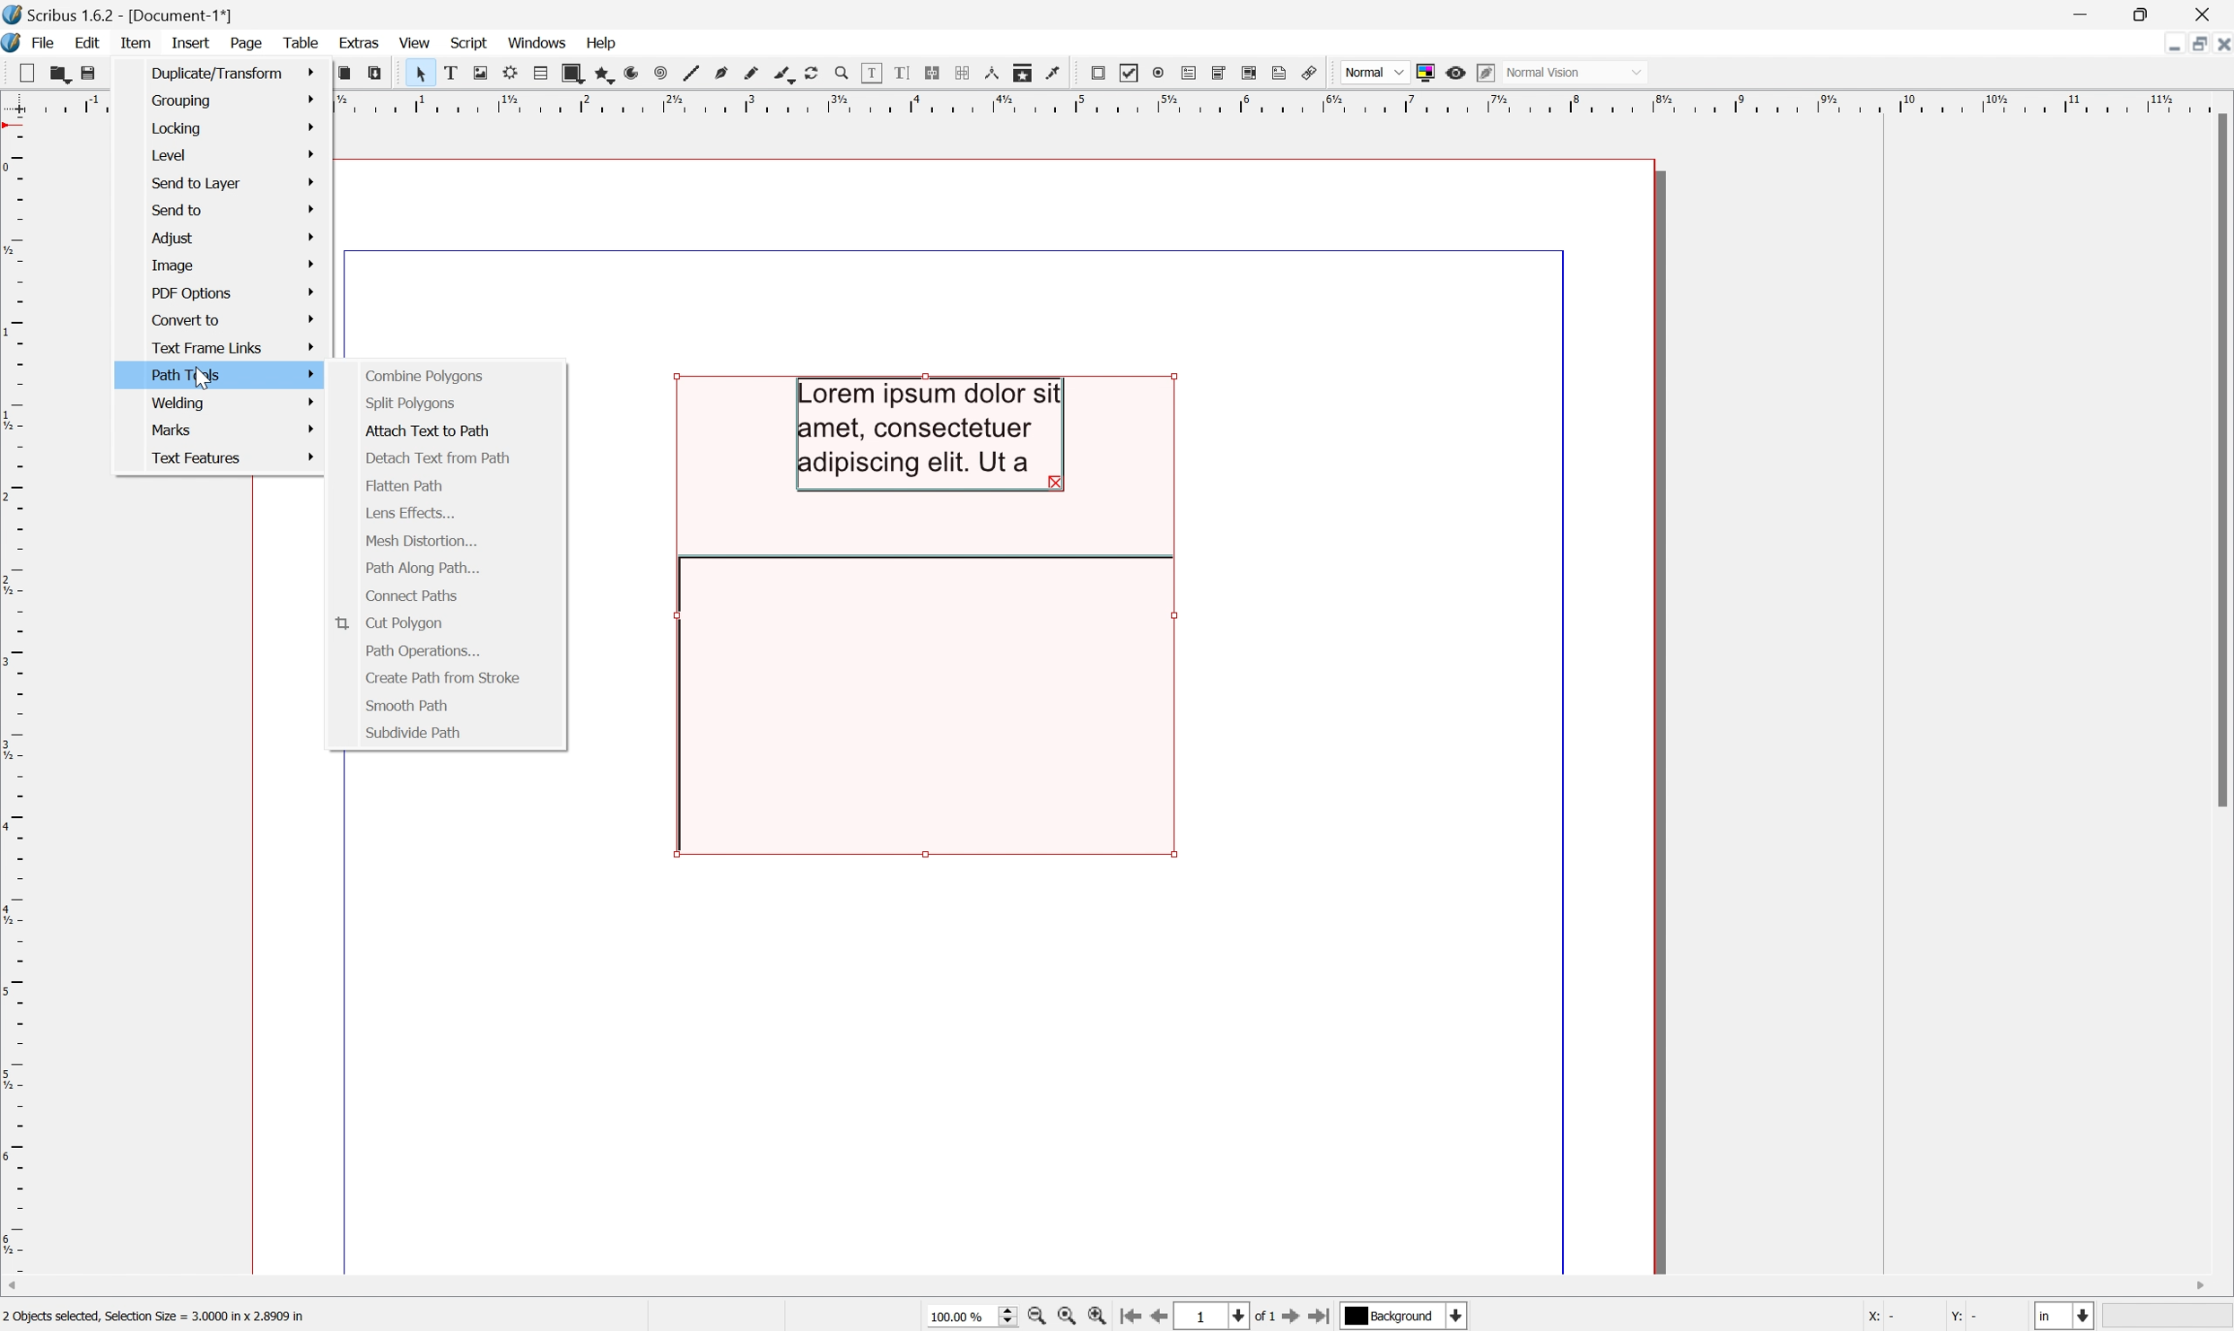  Describe the element at coordinates (203, 382) in the screenshot. I see `cursor` at that location.